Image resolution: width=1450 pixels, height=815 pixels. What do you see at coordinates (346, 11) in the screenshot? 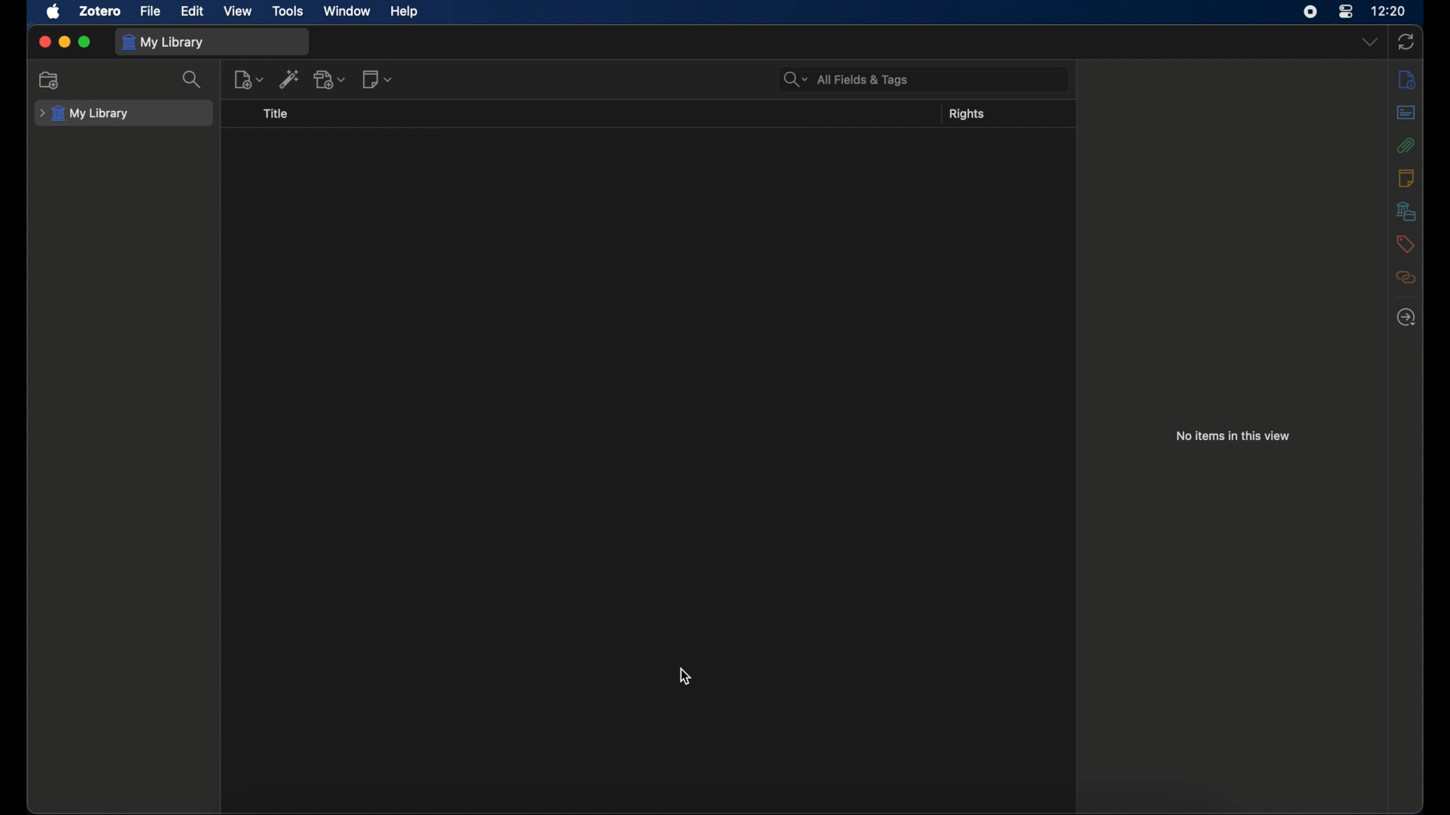
I see `window` at bounding box center [346, 11].